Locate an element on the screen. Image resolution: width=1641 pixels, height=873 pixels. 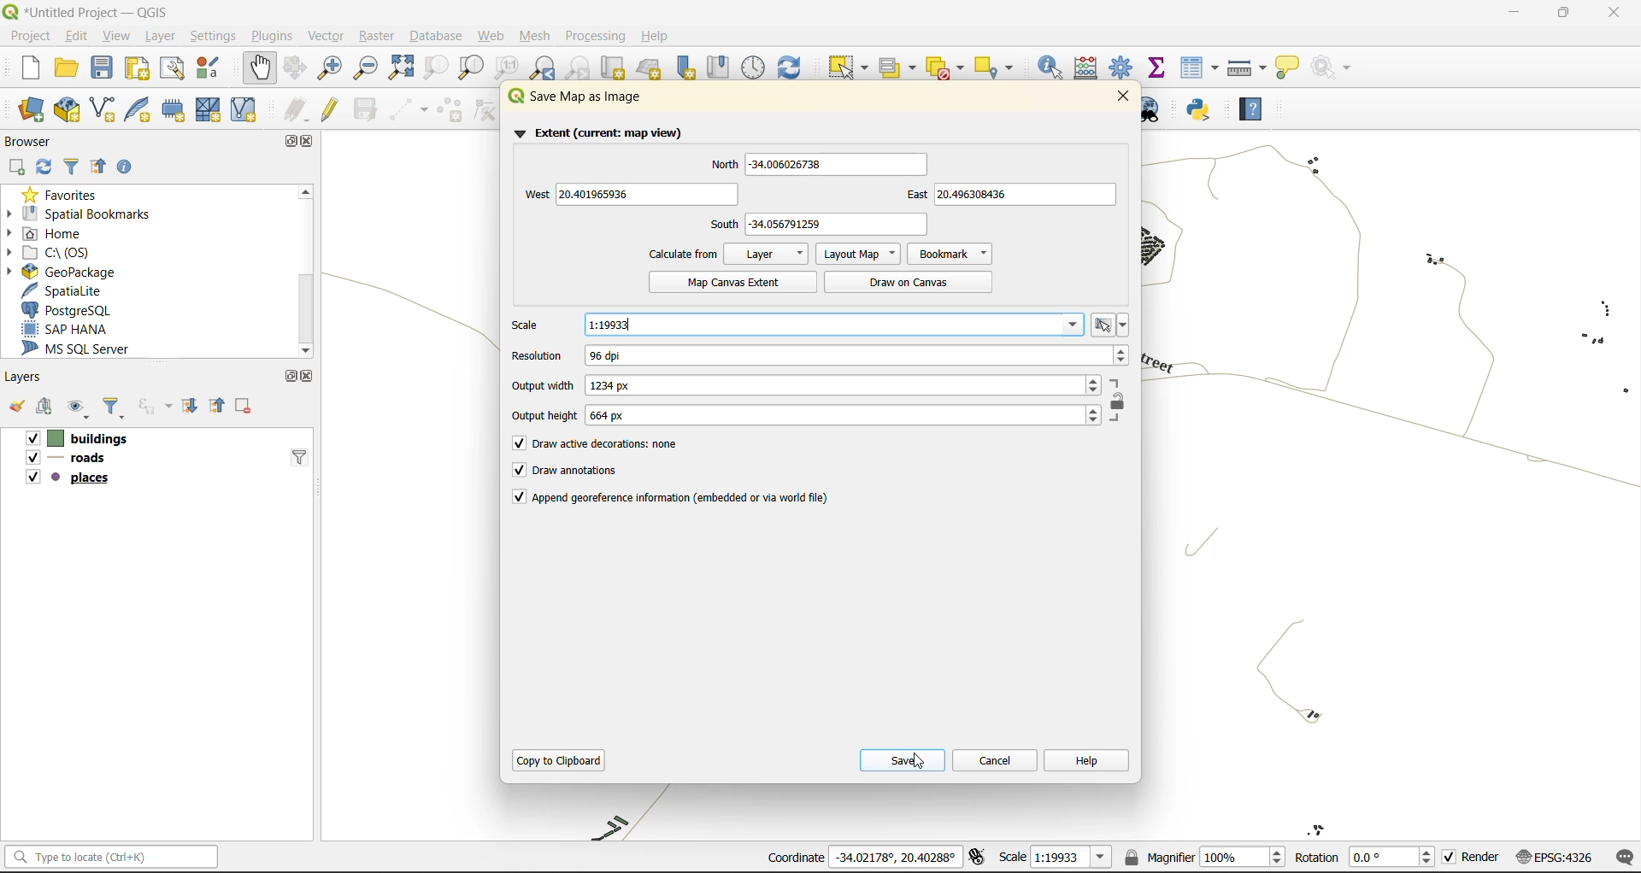
close is located at coordinates (304, 376).